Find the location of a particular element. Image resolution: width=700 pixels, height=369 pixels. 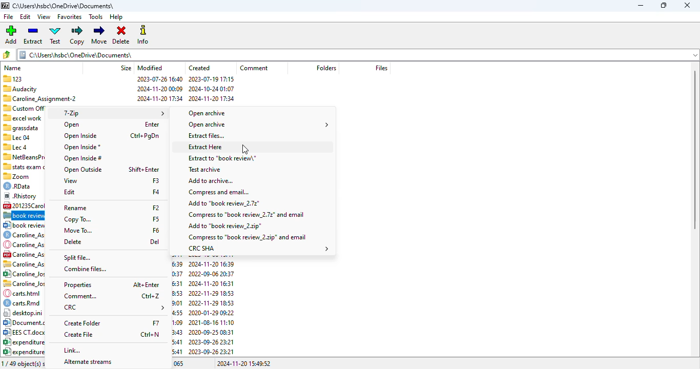

delete is located at coordinates (73, 241).